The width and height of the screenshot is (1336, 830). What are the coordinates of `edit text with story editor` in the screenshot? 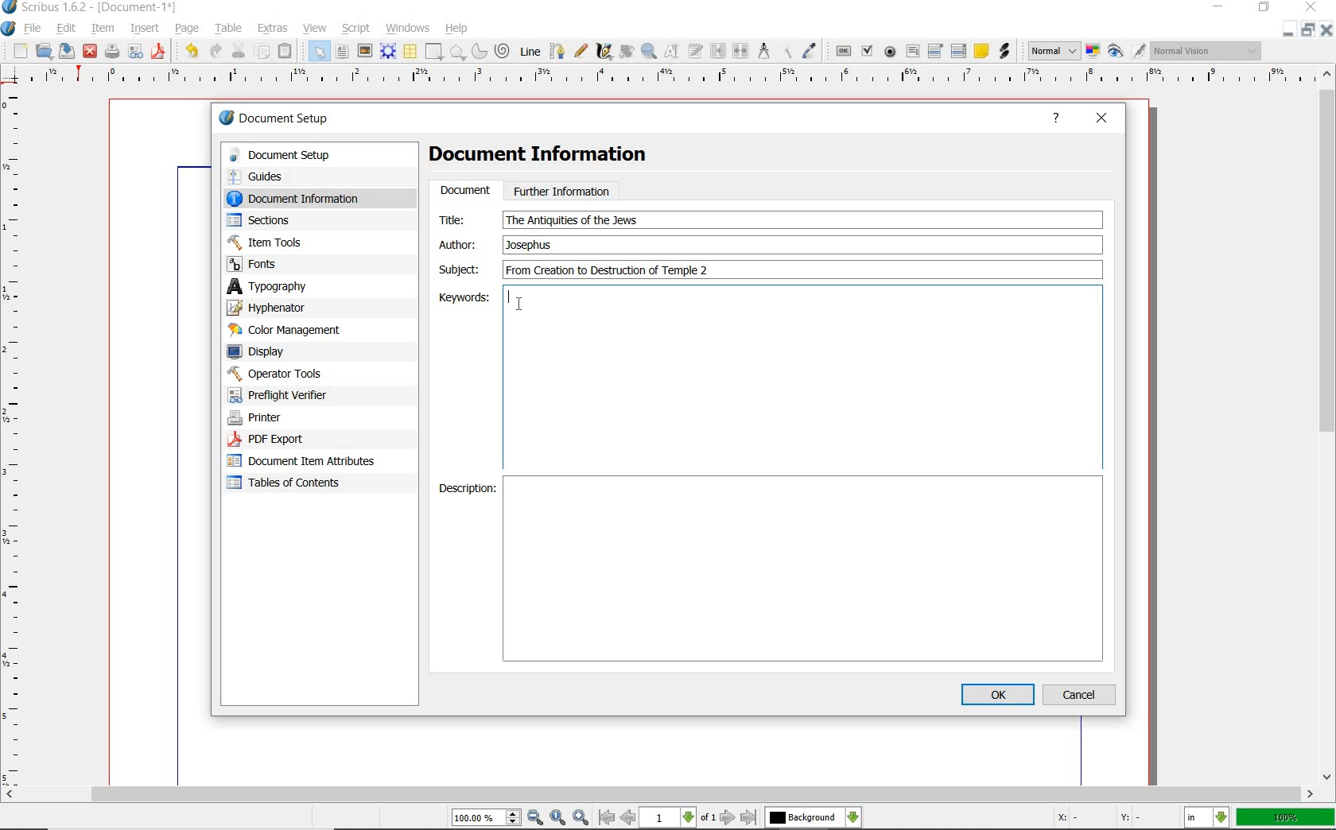 It's located at (696, 52).